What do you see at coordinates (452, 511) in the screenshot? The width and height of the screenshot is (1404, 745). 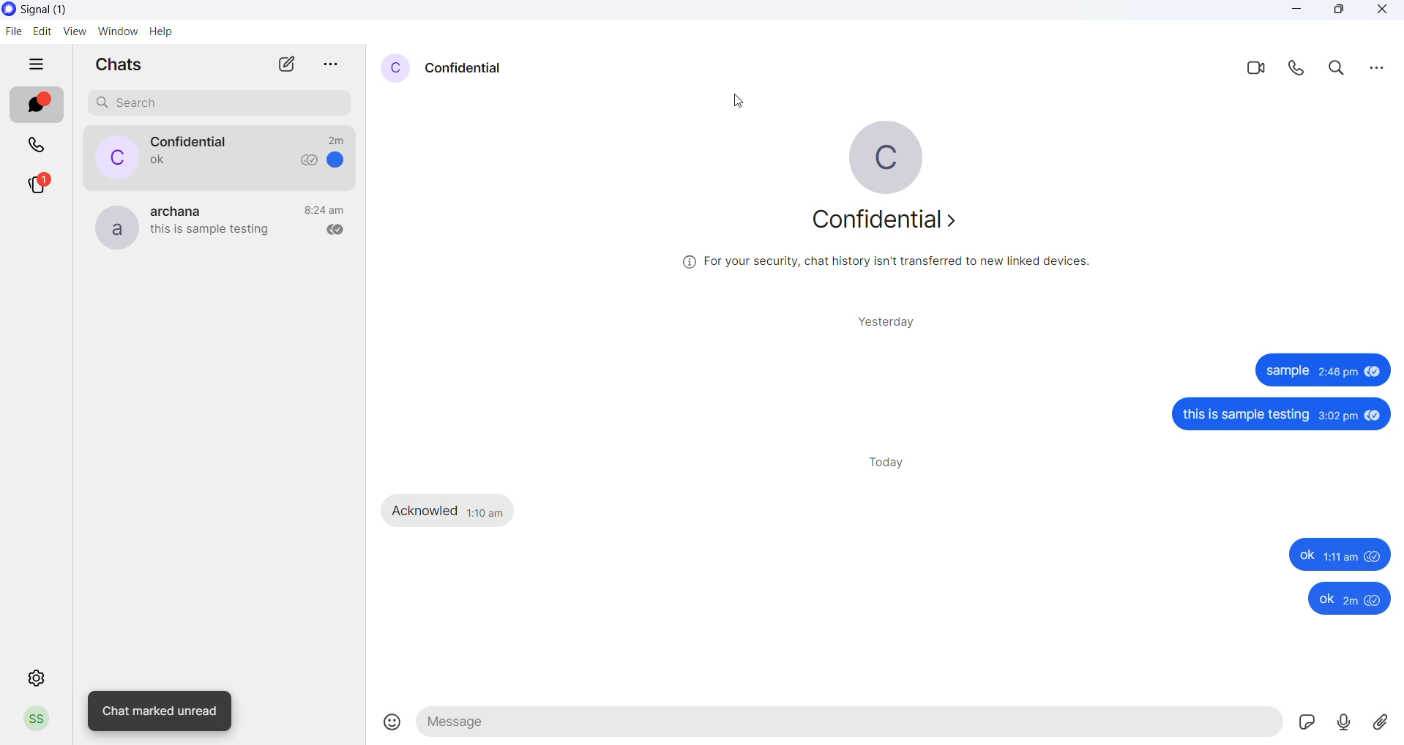 I see `received messages ` at bounding box center [452, 511].